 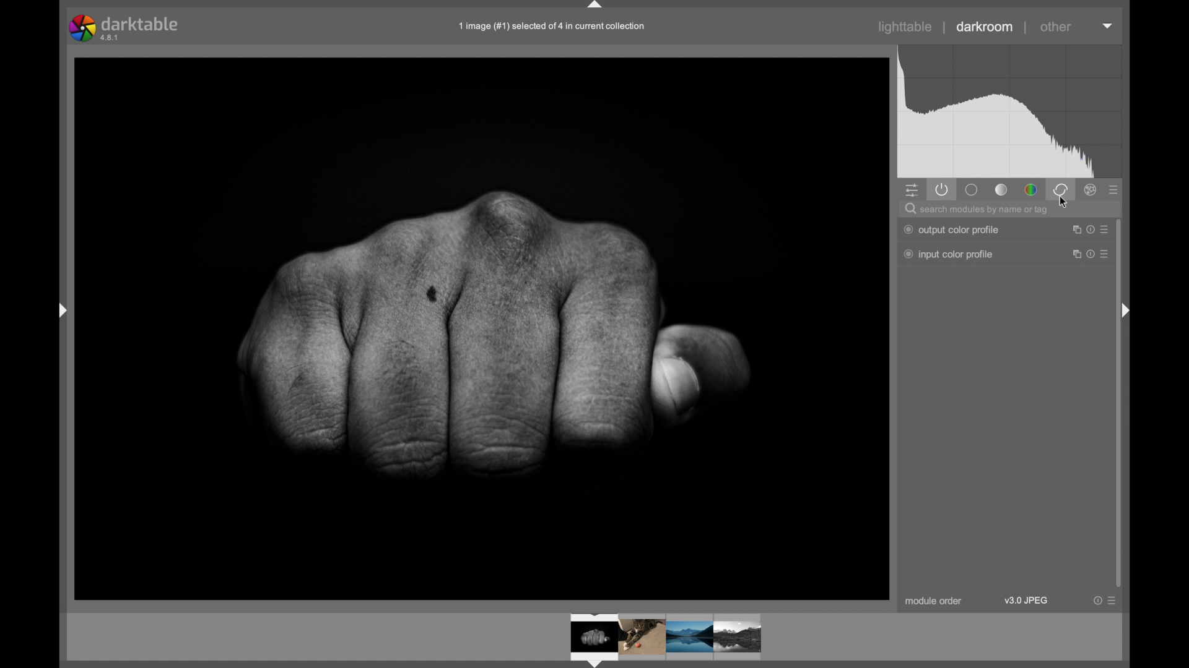 What do you see at coordinates (553, 26) in the screenshot?
I see `1 image (#1) selected of 4 in current collection` at bounding box center [553, 26].